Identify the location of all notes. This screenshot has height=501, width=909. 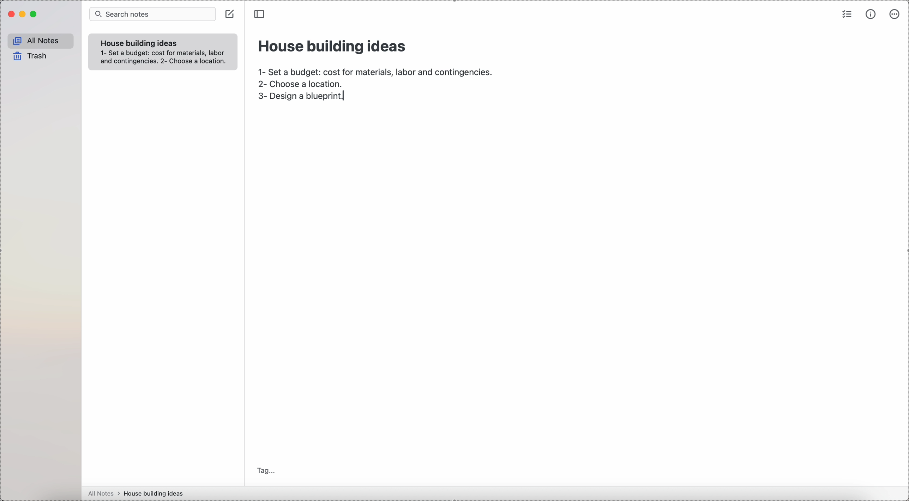
(41, 41).